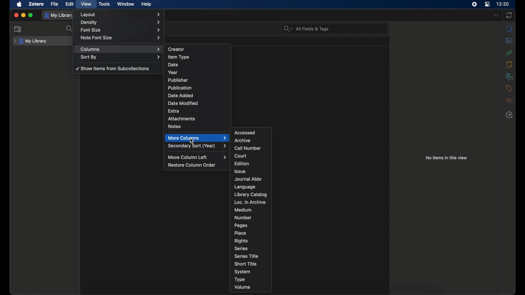 This screenshot has height=295, width=525. Describe the element at coordinates (240, 171) in the screenshot. I see `issue` at that location.